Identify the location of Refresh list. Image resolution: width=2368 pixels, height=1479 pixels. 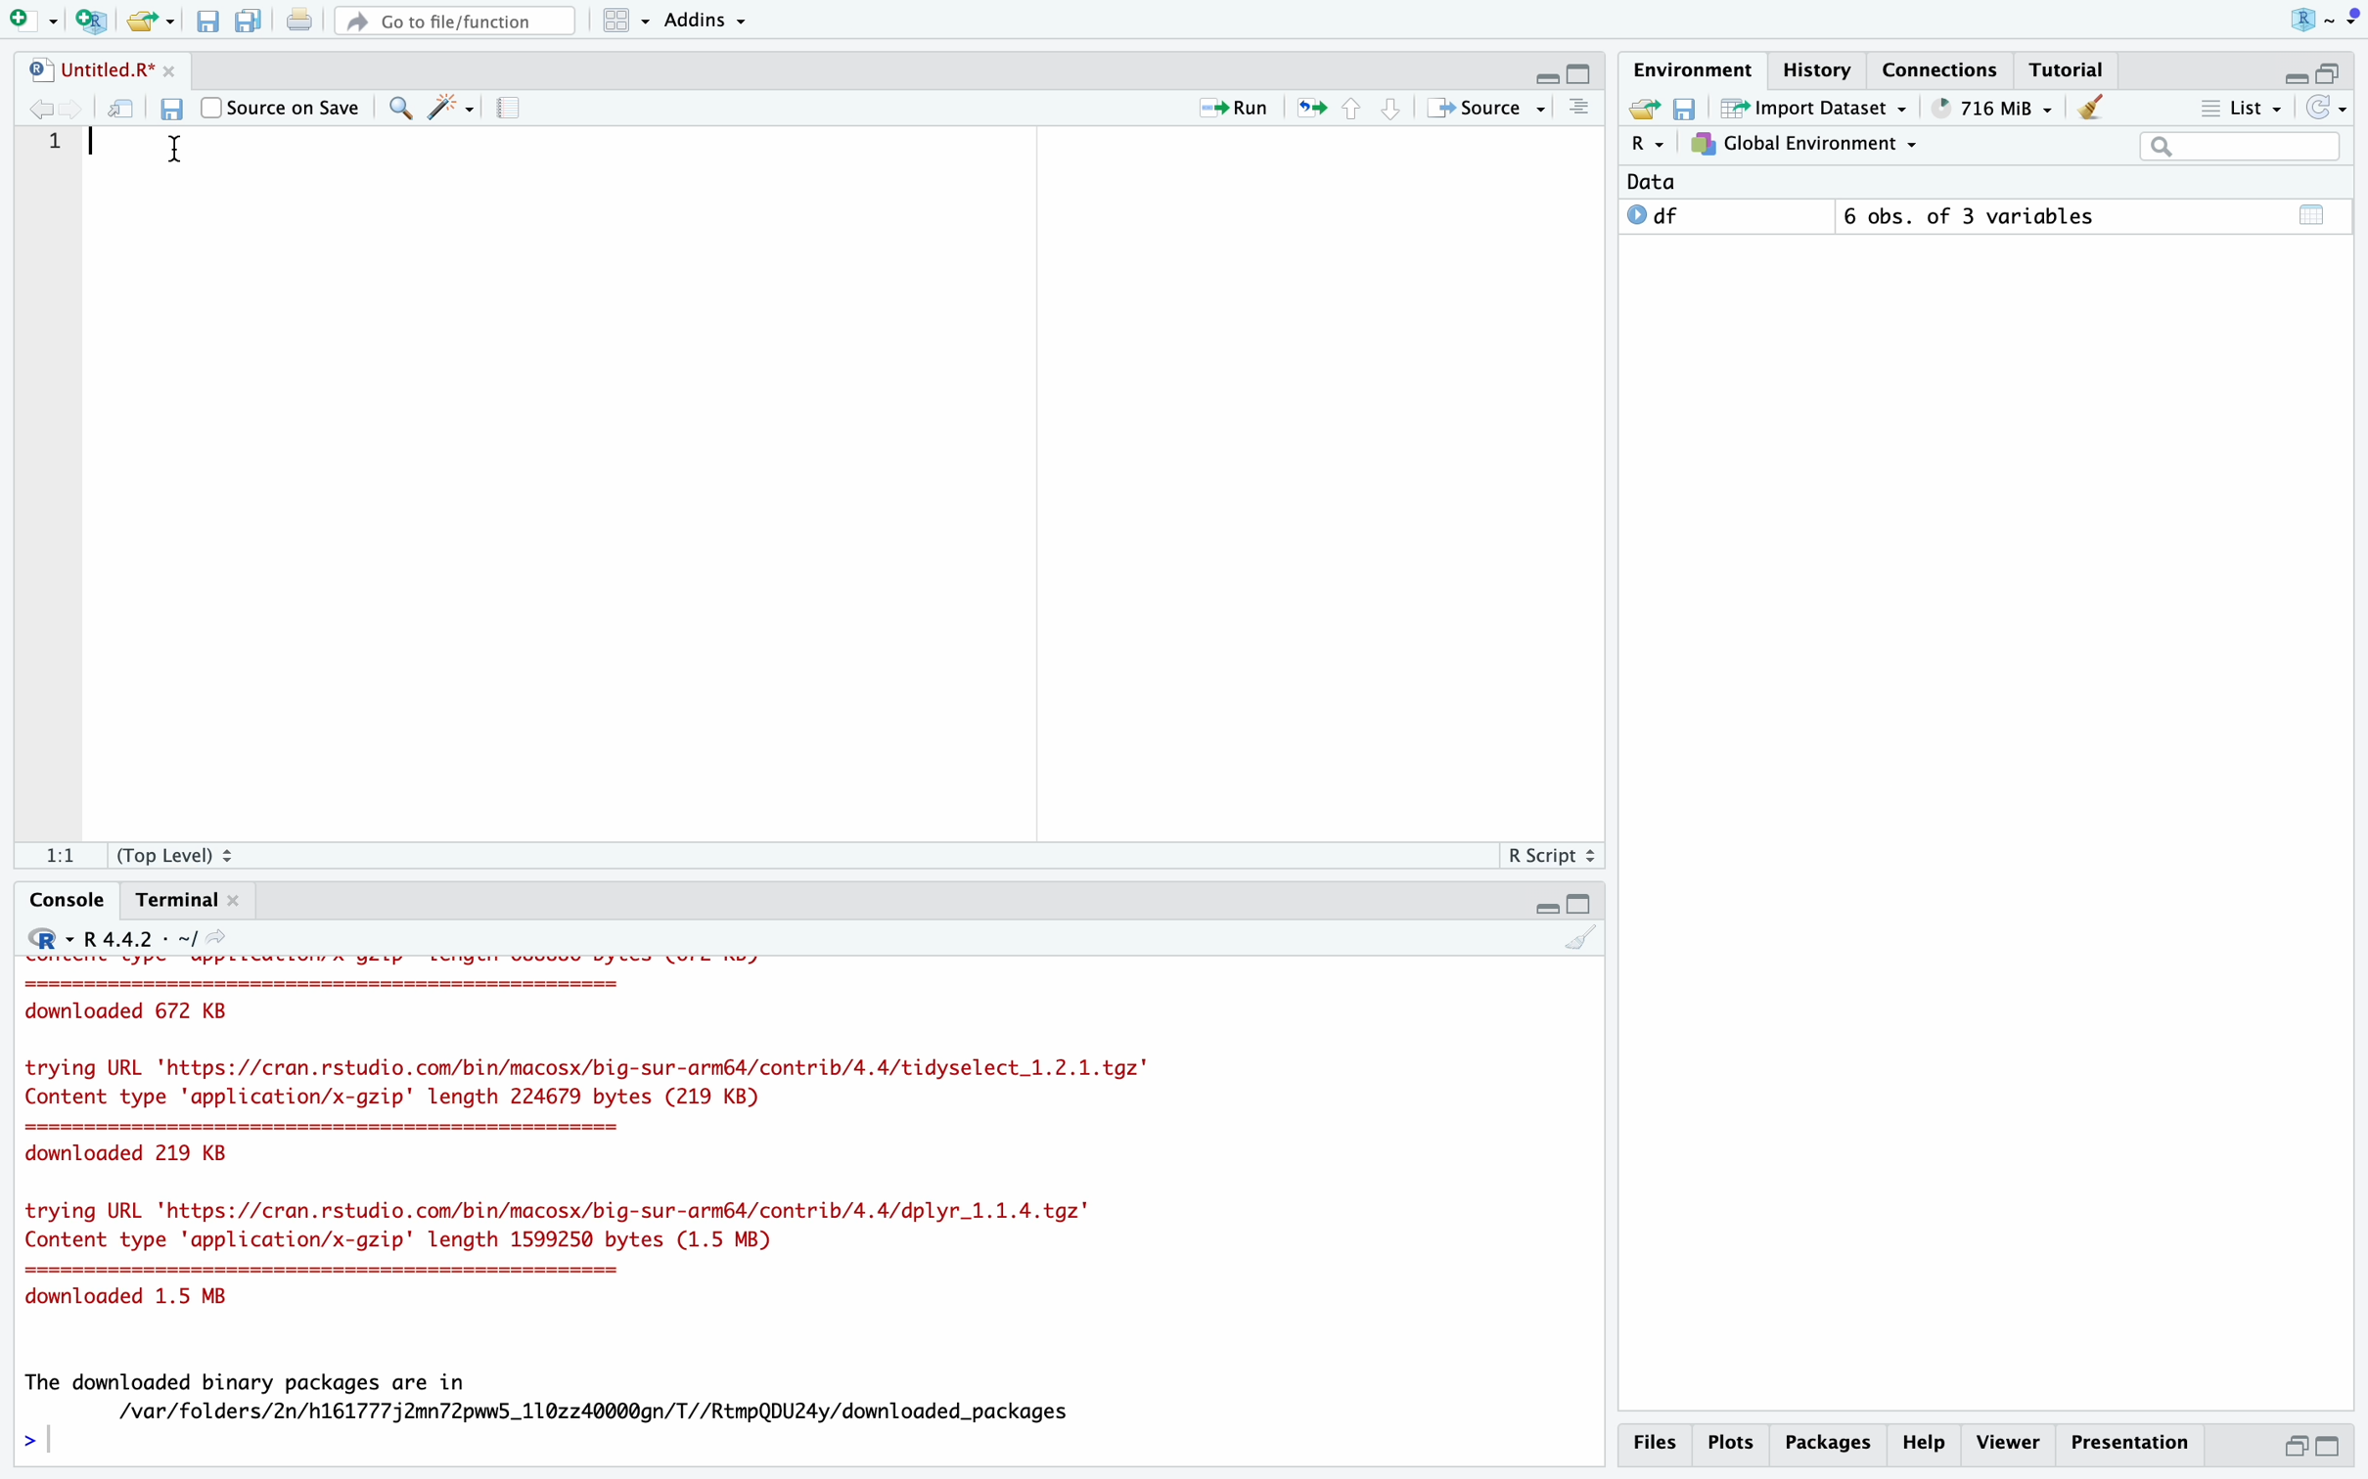
(2326, 107).